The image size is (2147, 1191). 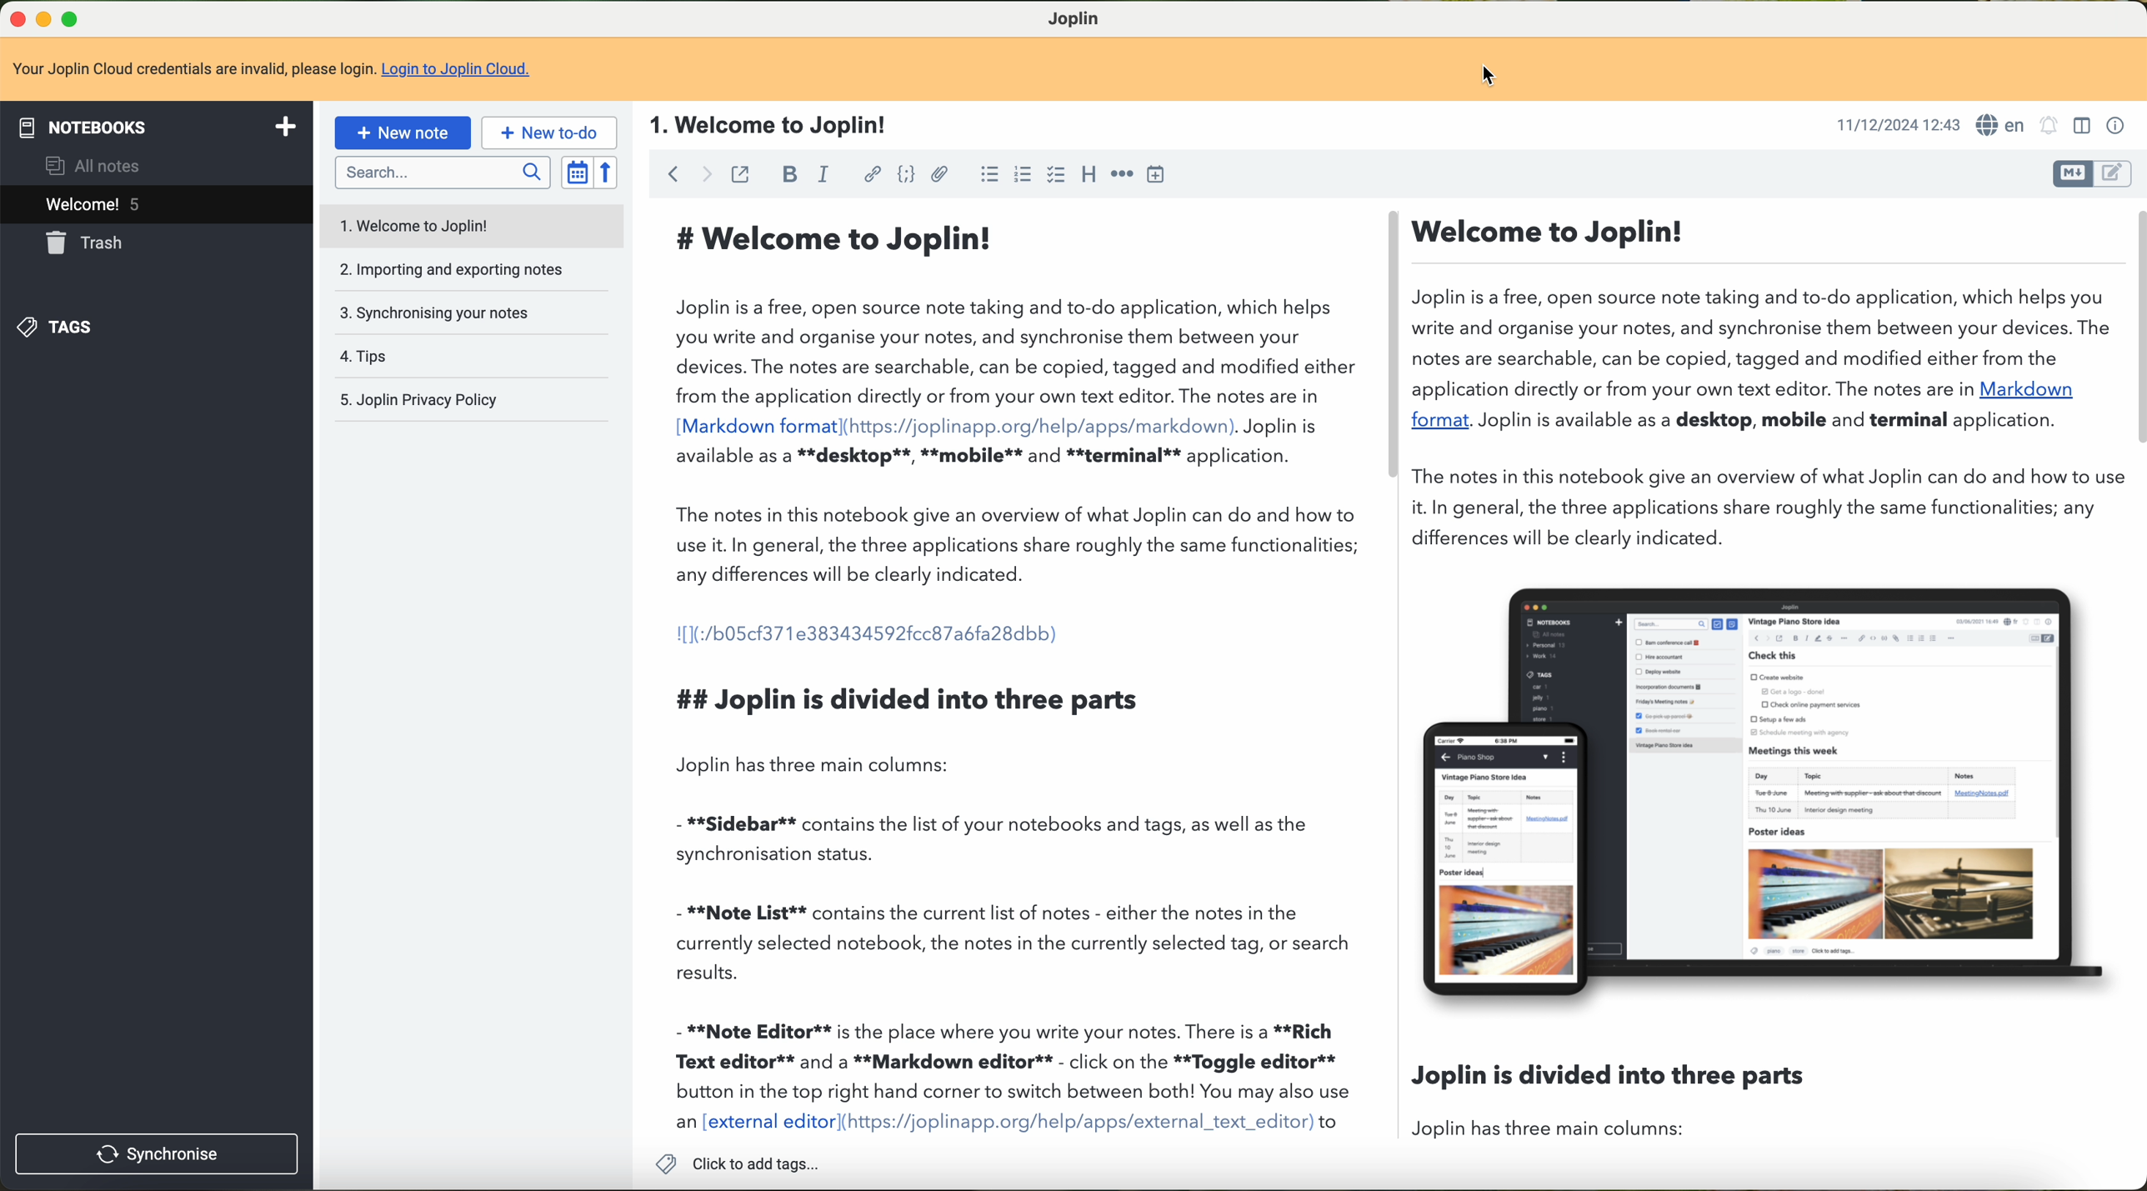 I want to click on tags, so click(x=64, y=328).